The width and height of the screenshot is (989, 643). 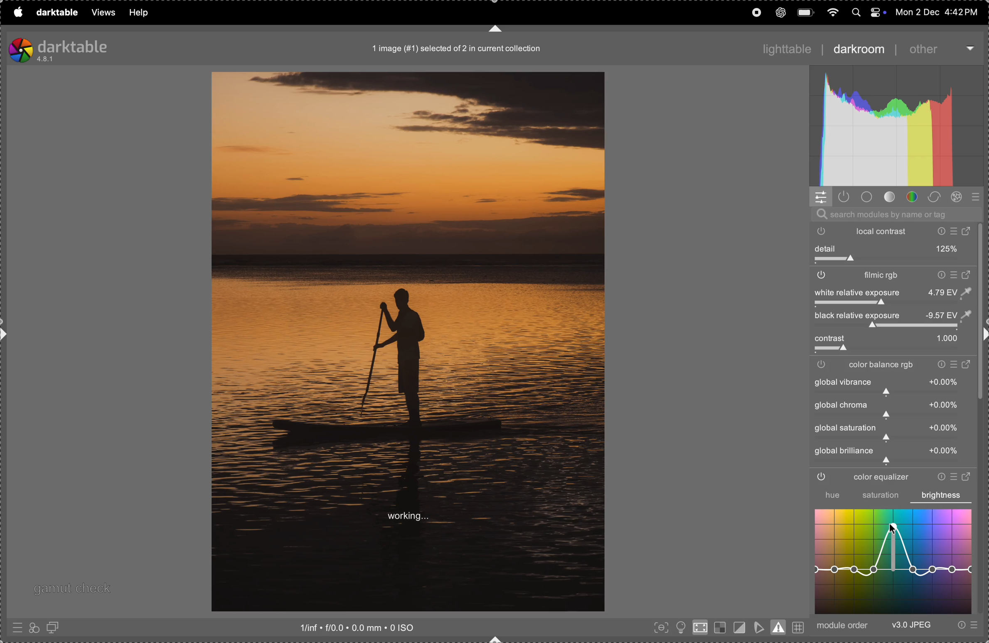 What do you see at coordinates (890, 197) in the screenshot?
I see `tone` at bounding box center [890, 197].